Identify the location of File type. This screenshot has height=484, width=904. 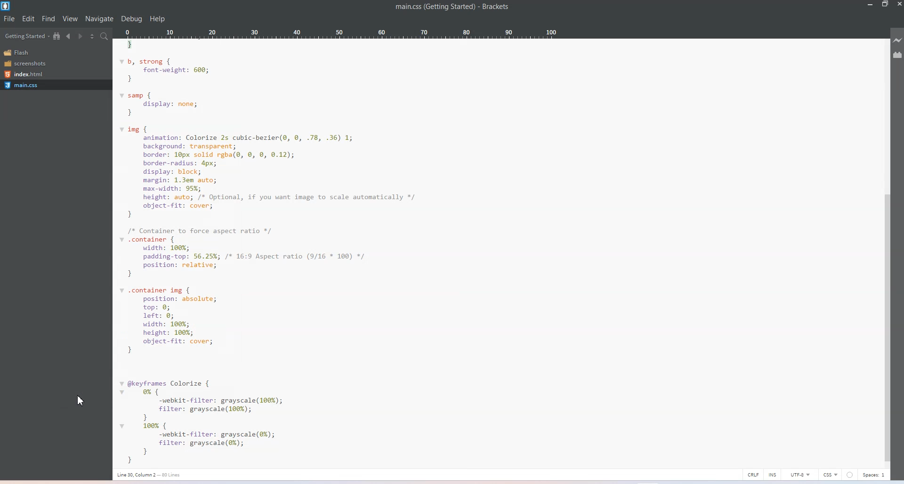
(831, 475).